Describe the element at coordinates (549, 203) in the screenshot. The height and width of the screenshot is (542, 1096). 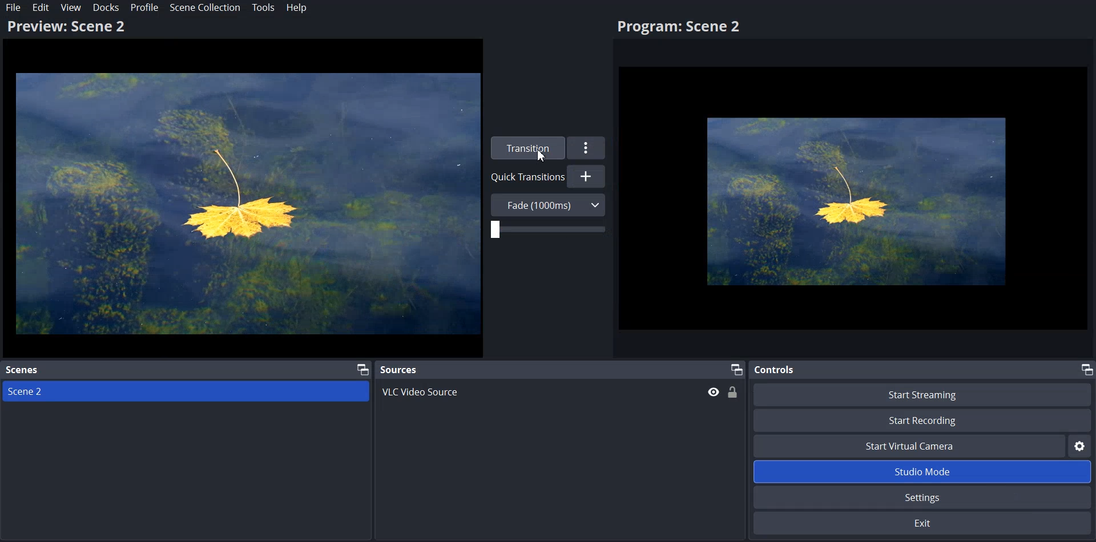
I see `Fade` at that location.